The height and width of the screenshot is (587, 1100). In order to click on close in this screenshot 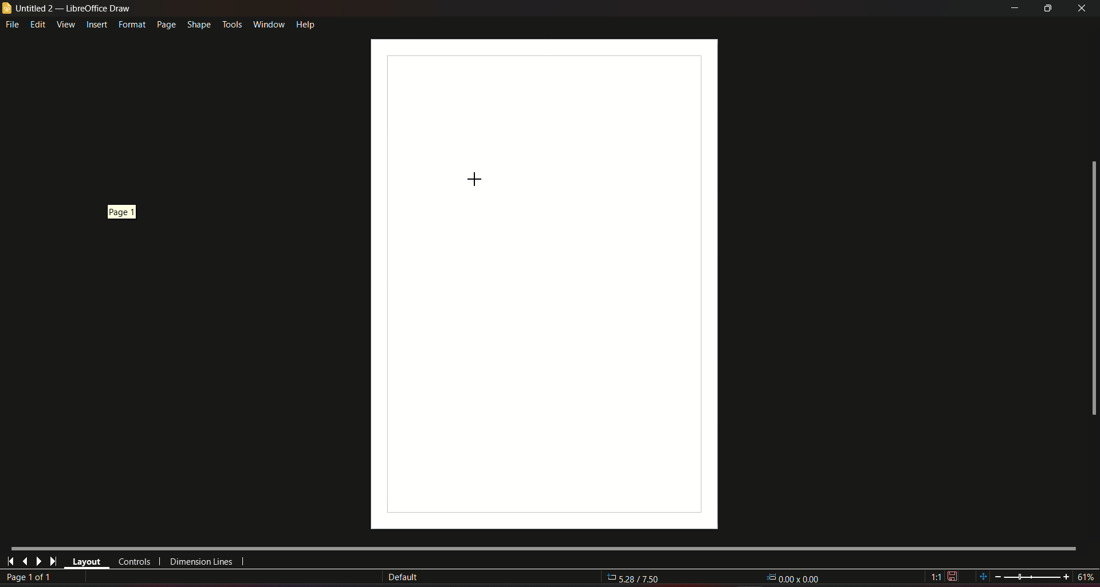, I will do `click(1083, 8)`.